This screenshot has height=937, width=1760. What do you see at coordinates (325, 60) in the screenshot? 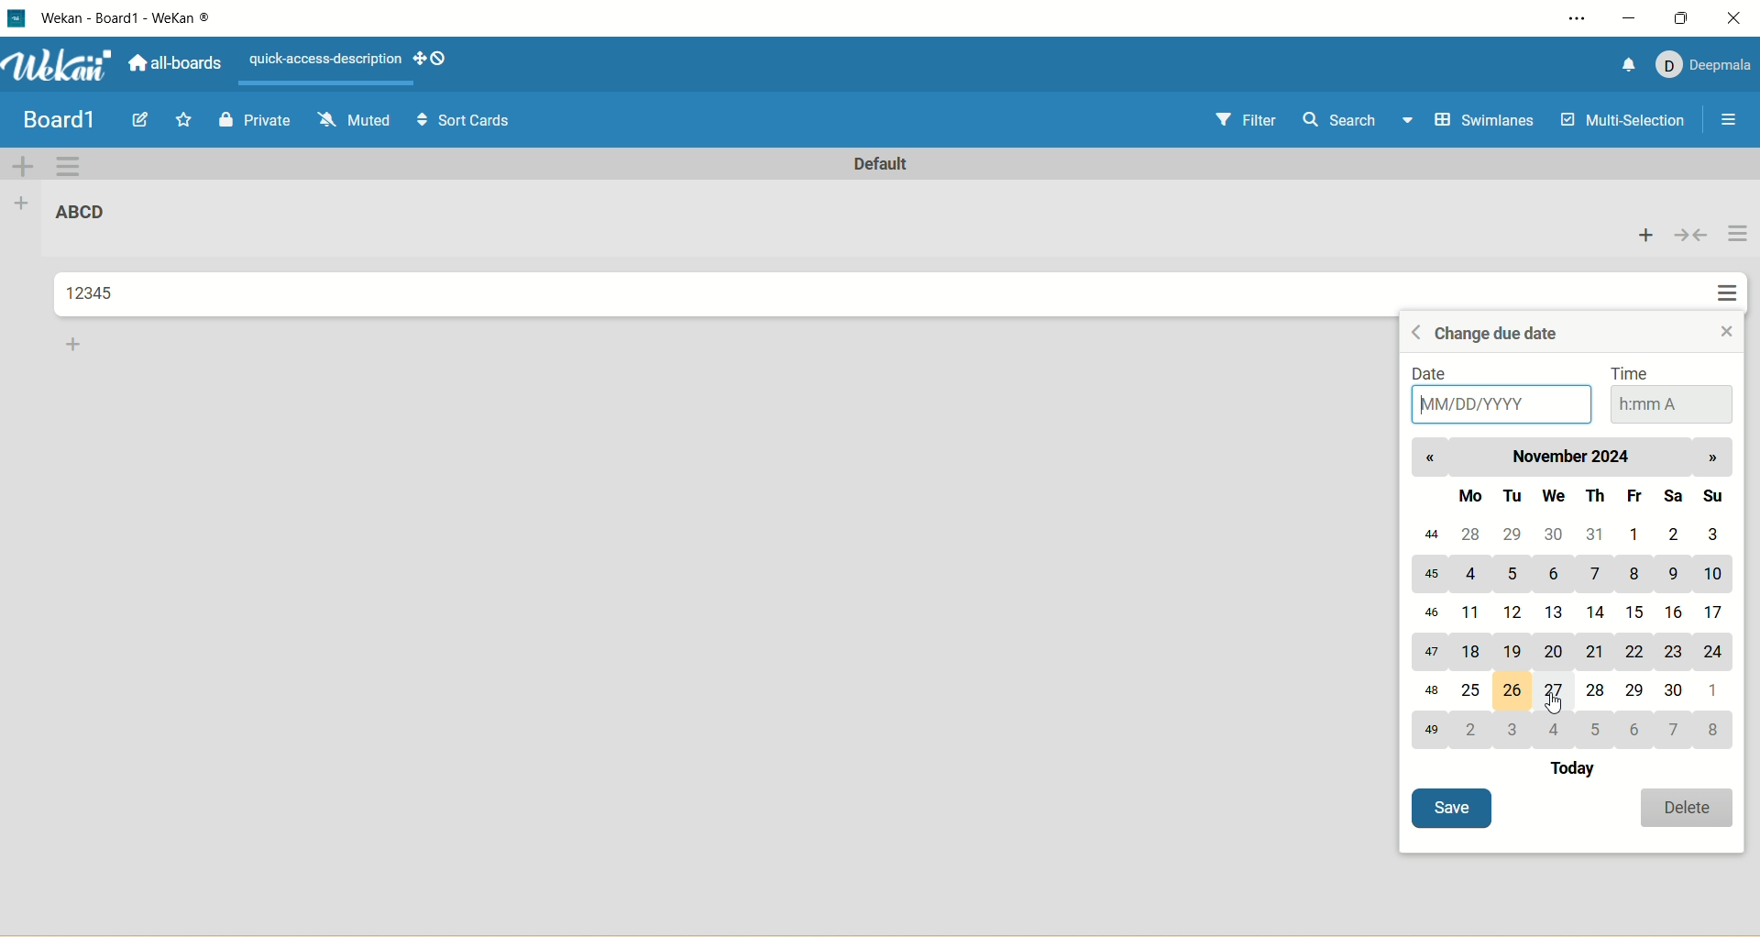
I see `text` at bounding box center [325, 60].